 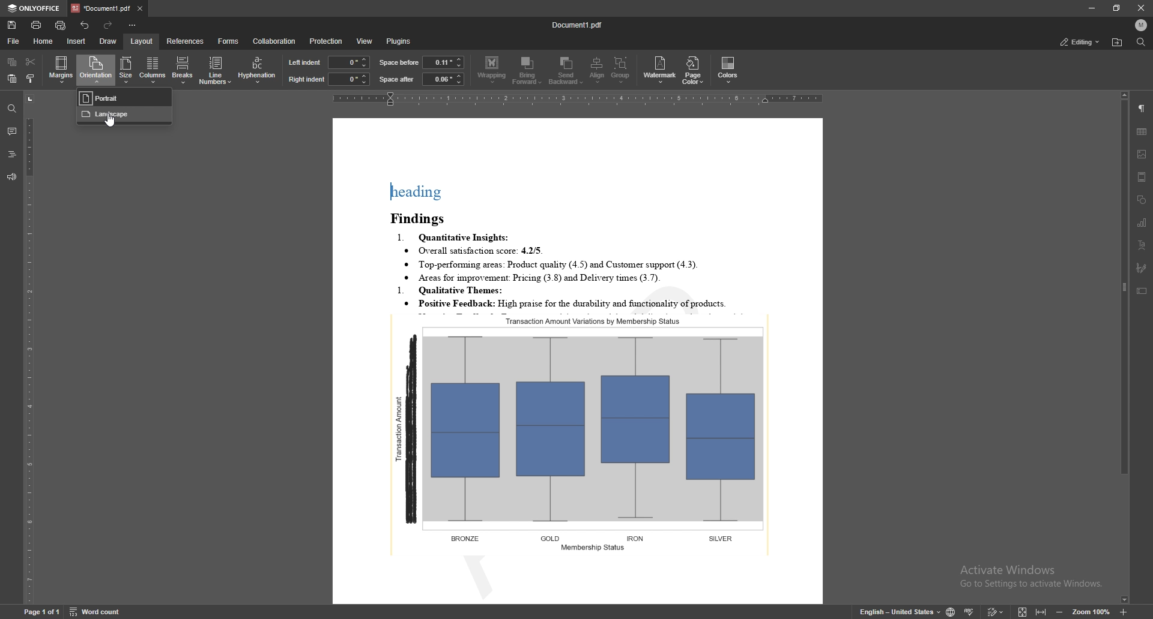 What do you see at coordinates (1124, 348) in the screenshot?
I see `scroll bar` at bounding box center [1124, 348].